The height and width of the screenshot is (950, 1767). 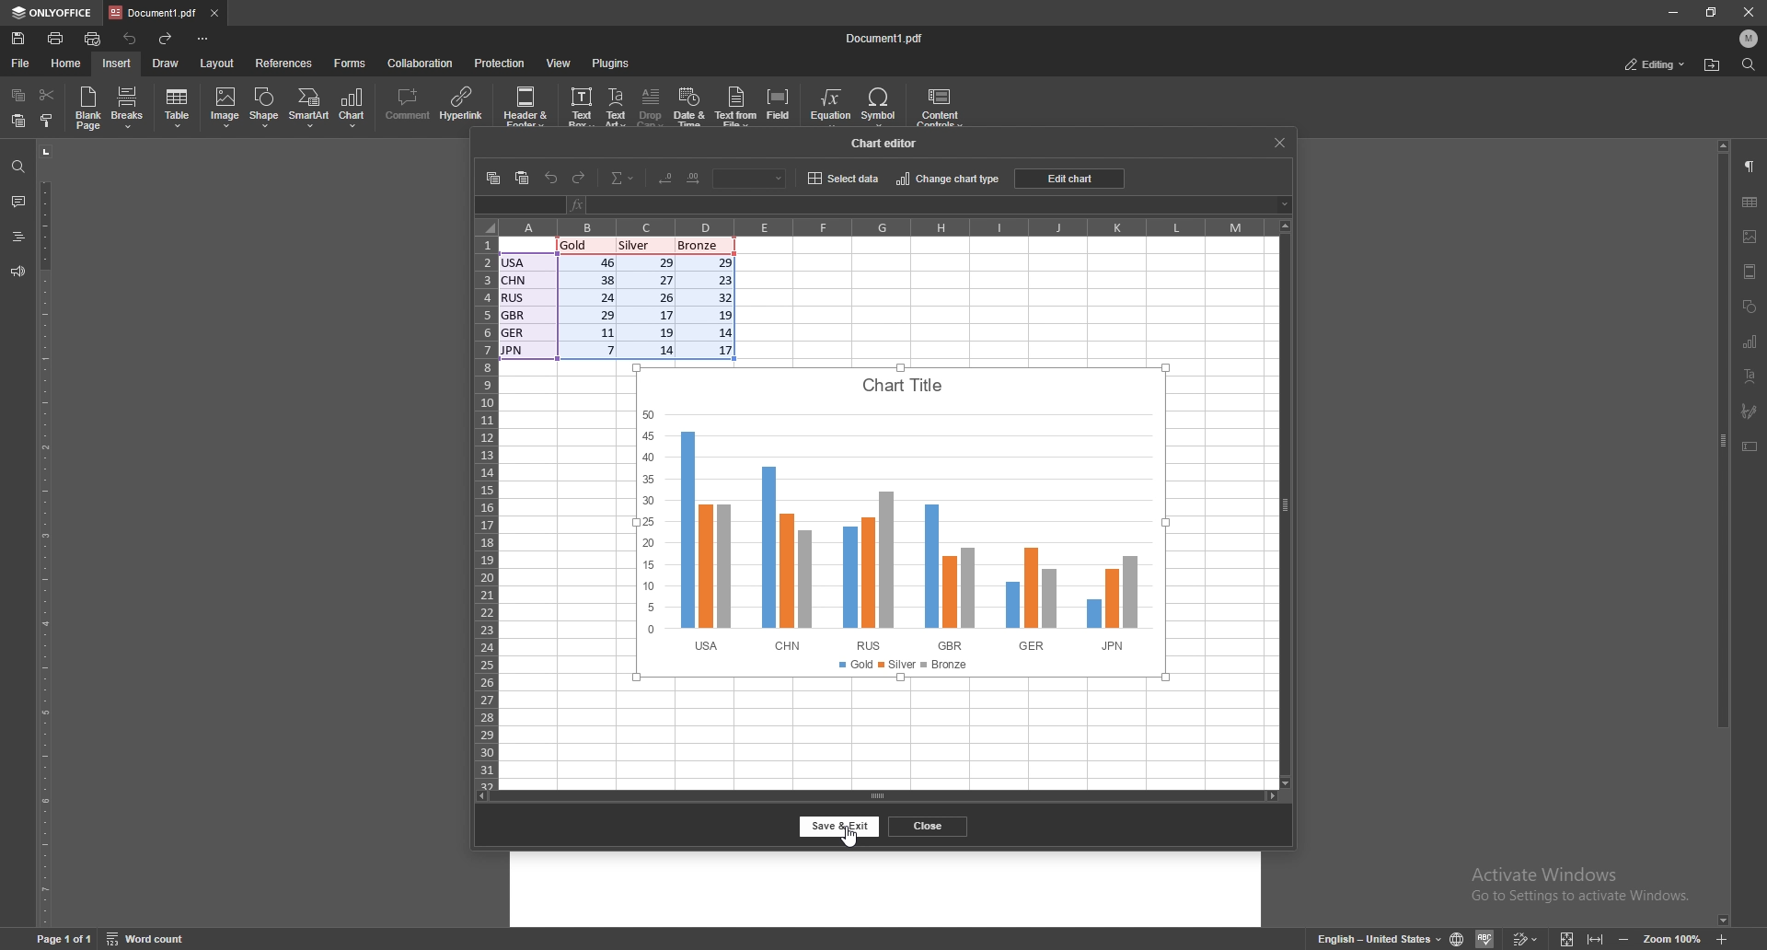 I want to click on 38, so click(x=600, y=280).